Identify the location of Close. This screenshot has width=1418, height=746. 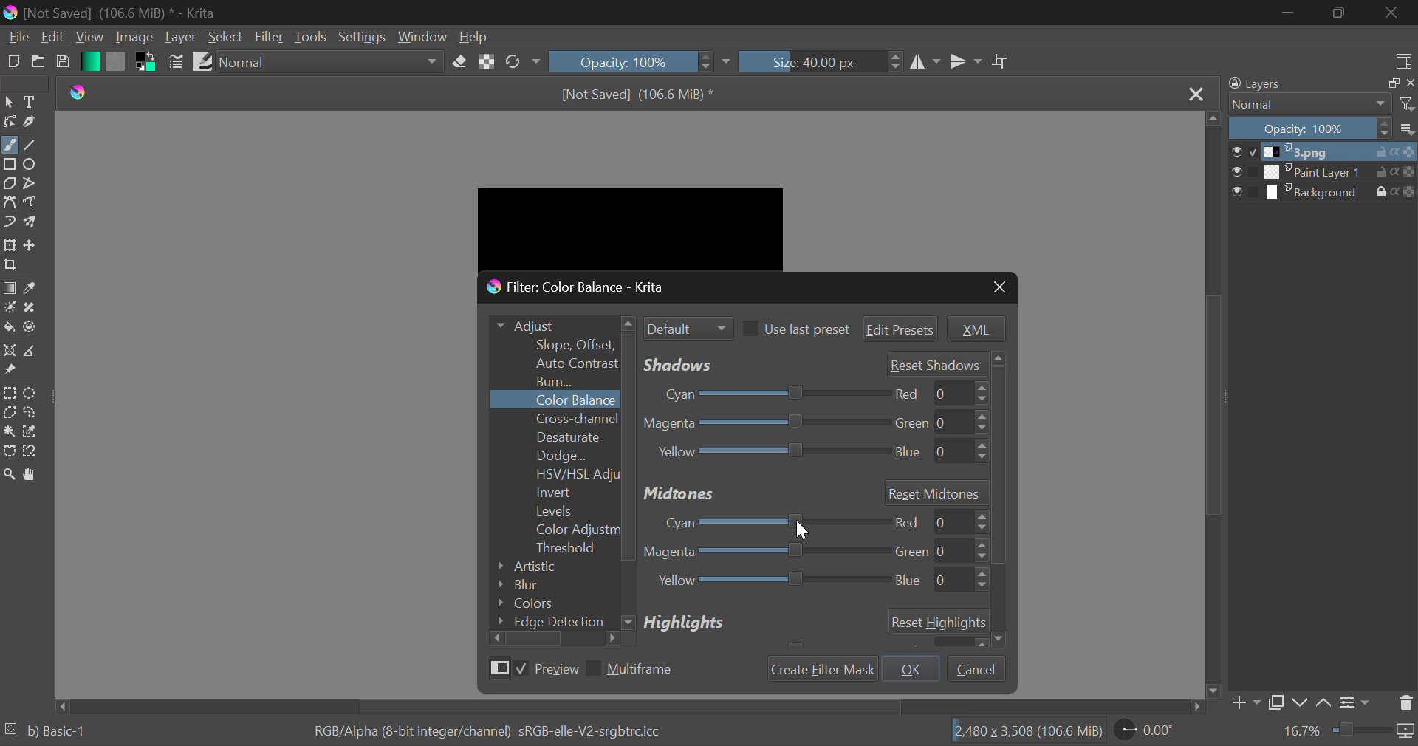
(1390, 12).